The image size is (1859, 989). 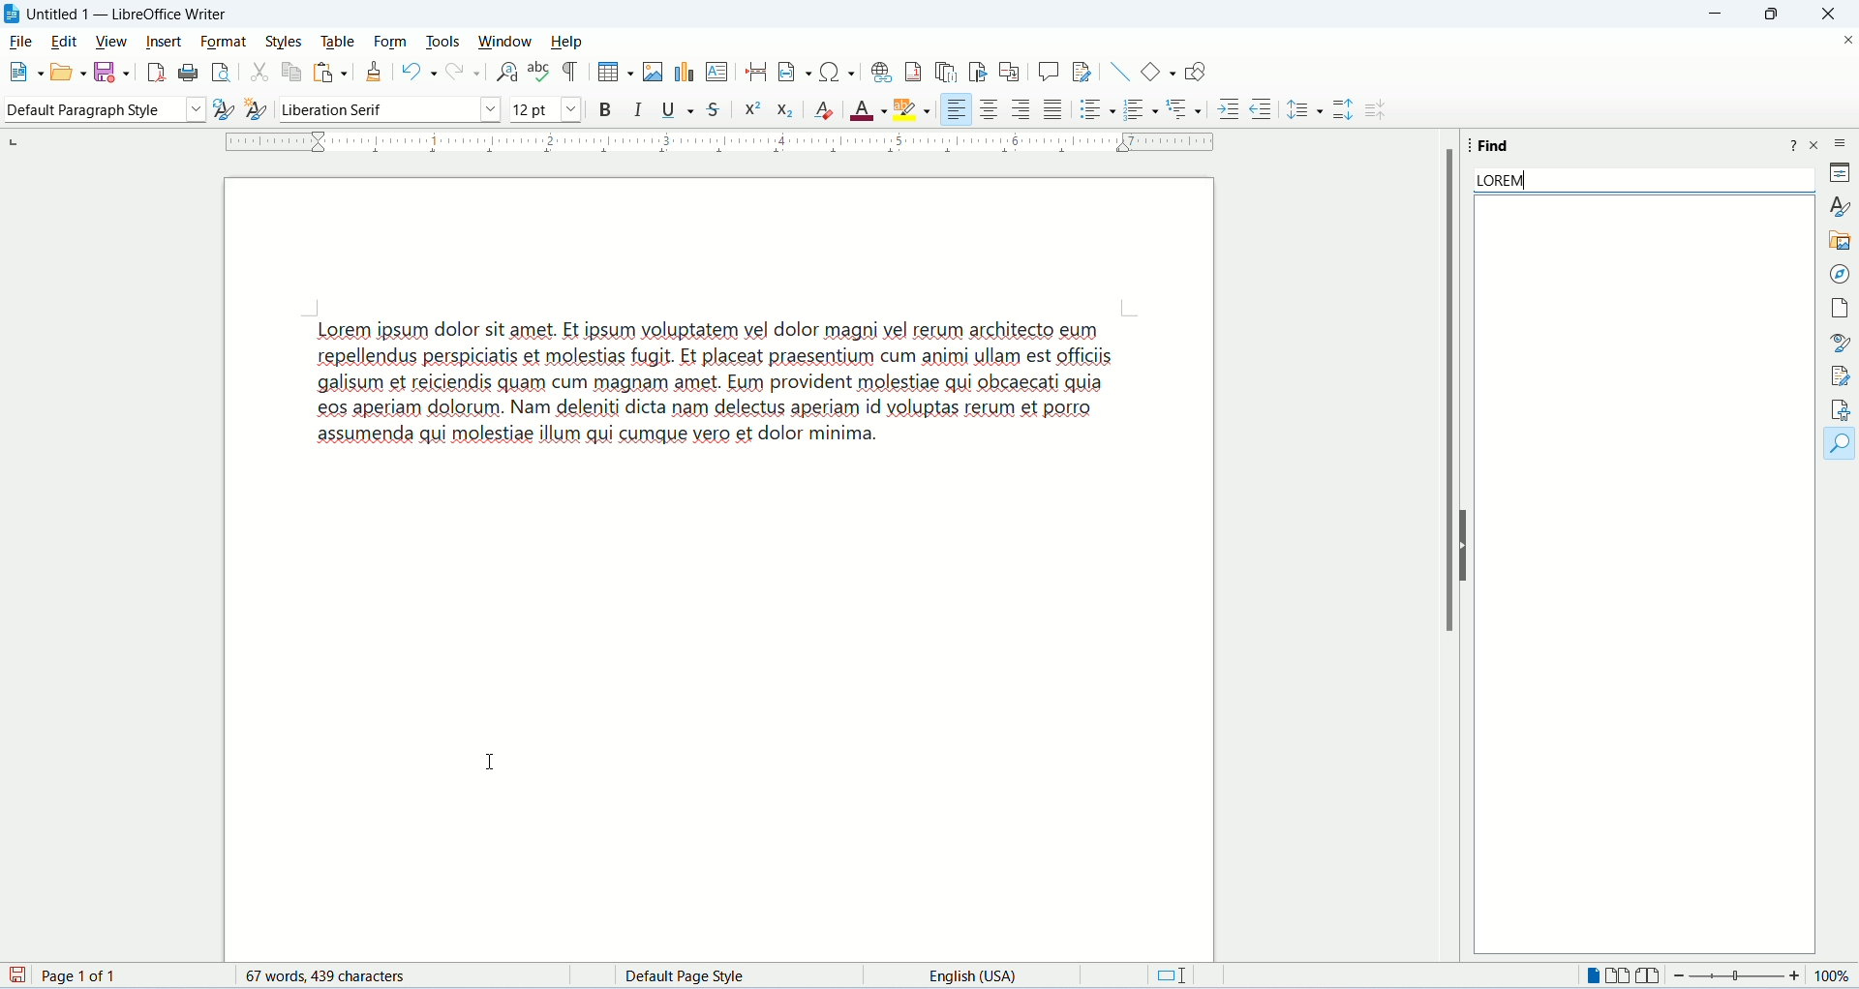 What do you see at coordinates (443, 41) in the screenshot?
I see `tools` at bounding box center [443, 41].